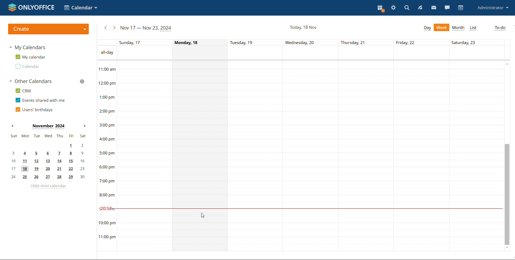  I want to click on current date, so click(304, 27).